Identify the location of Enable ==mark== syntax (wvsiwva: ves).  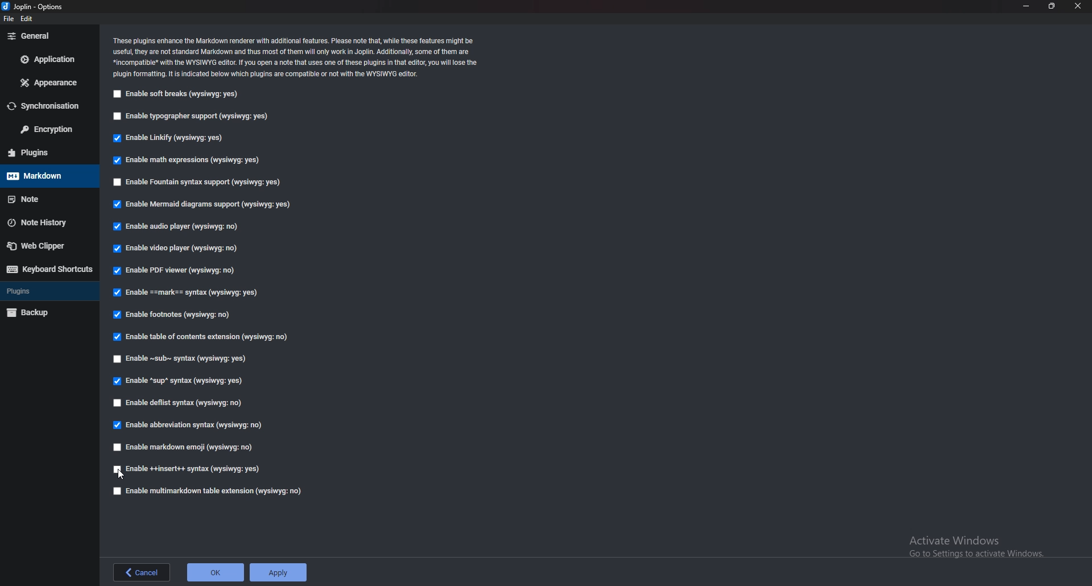
(189, 291).